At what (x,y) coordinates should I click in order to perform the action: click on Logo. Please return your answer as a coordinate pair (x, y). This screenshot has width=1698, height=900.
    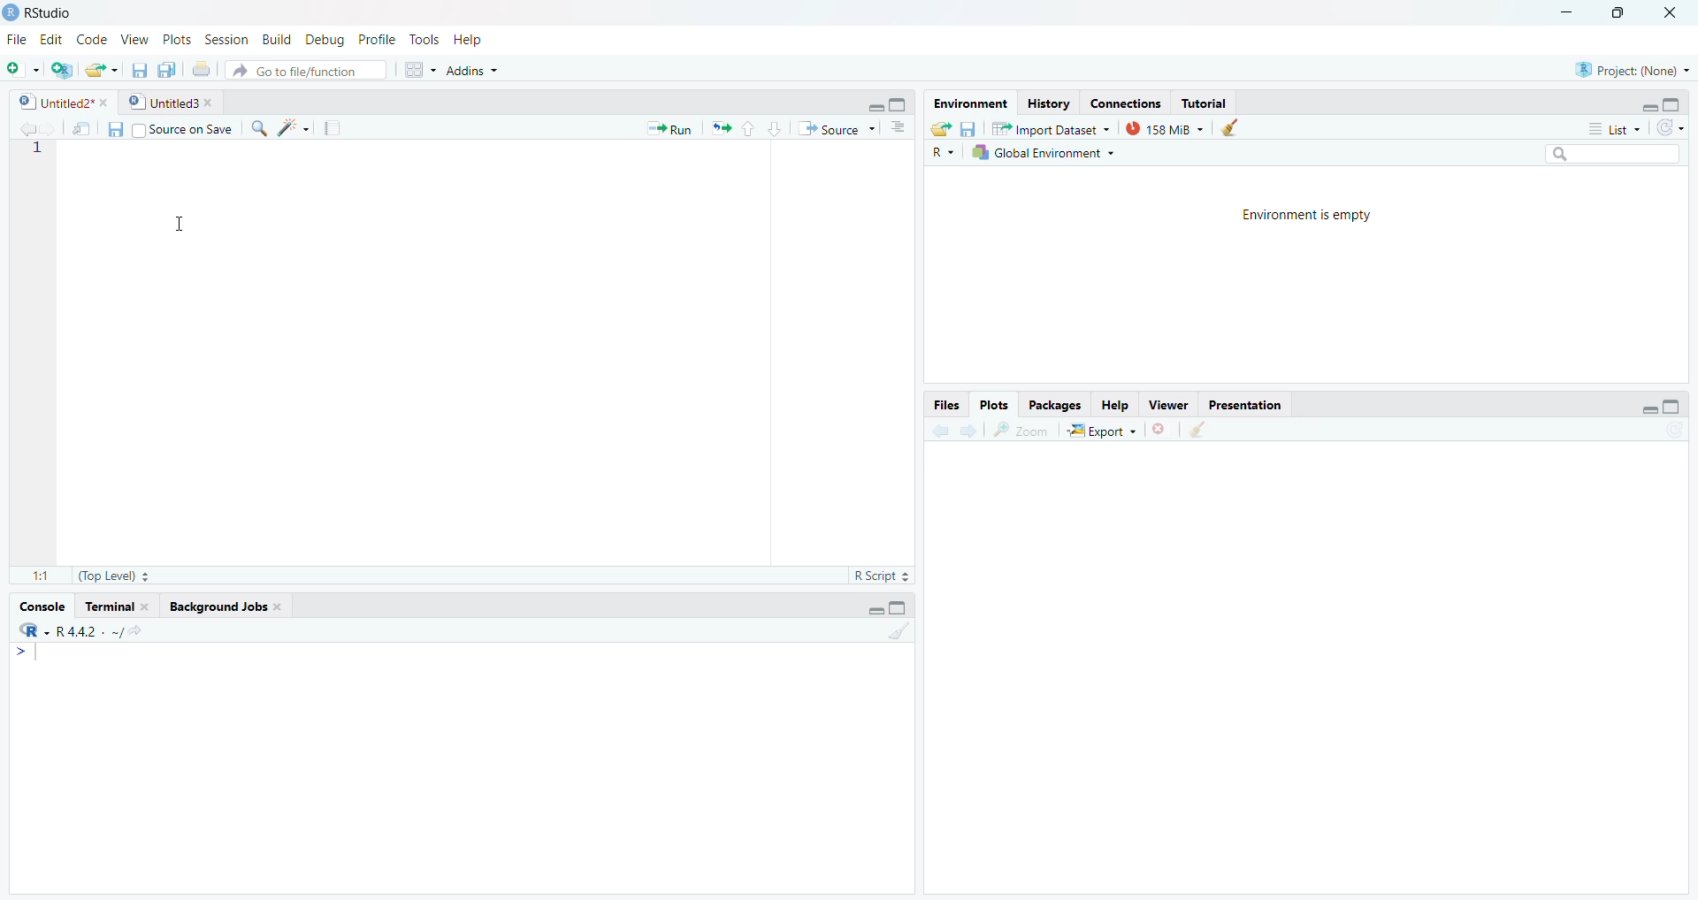
    Looking at the image, I should click on (11, 11).